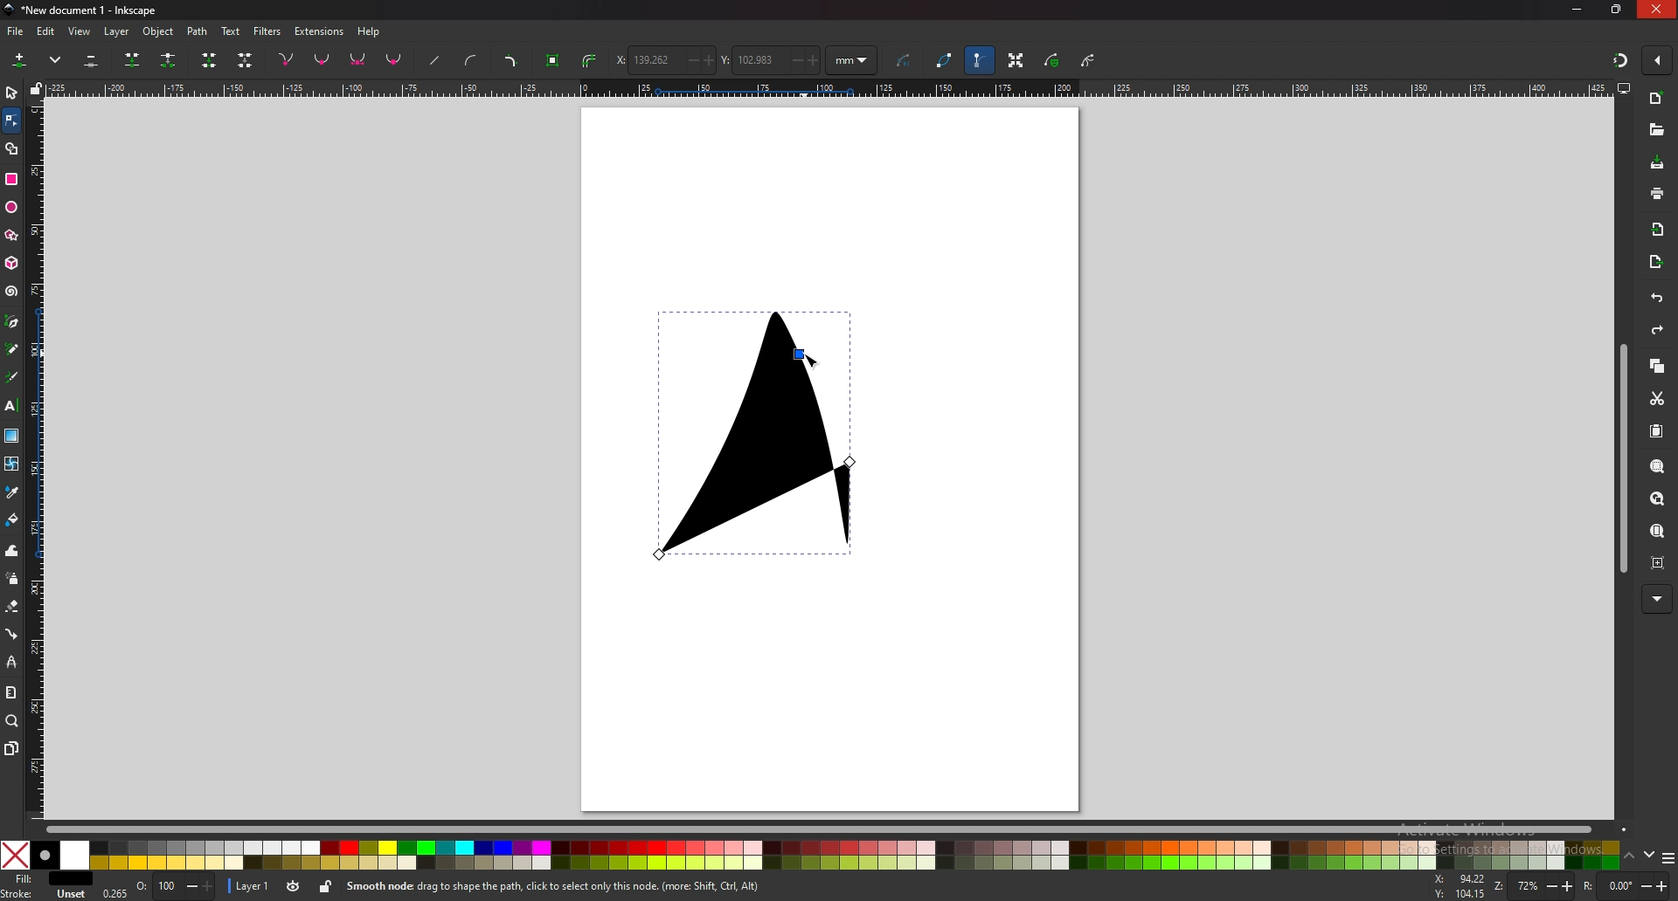  What do you see at coordinates (771, 58) in the screenshot?
I see `y coordinate` at bounding box center [771, 58].